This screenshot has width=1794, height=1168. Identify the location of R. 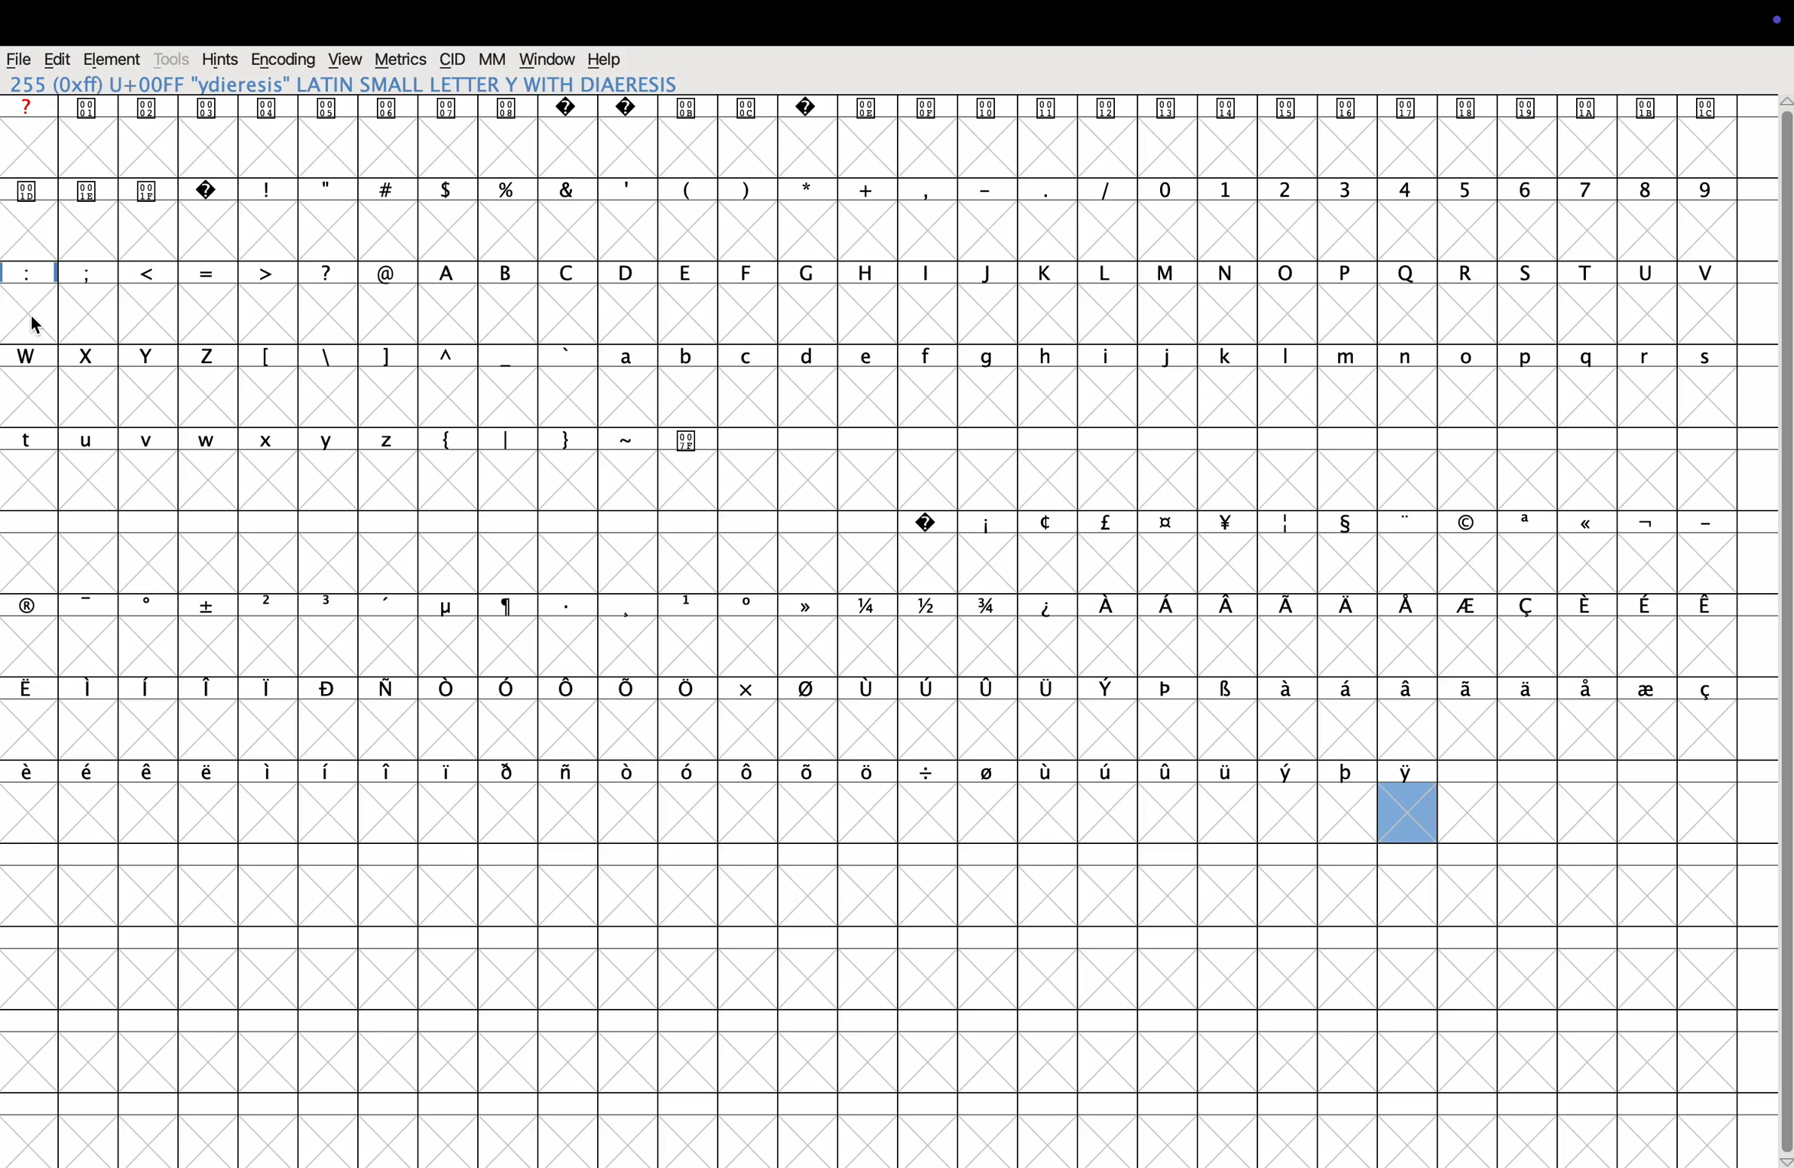
(1471, 296).